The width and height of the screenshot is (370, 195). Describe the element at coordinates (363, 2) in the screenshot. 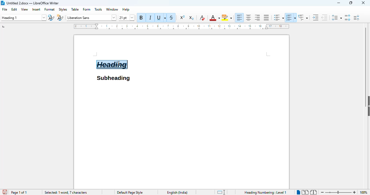

I see `close` at that location.